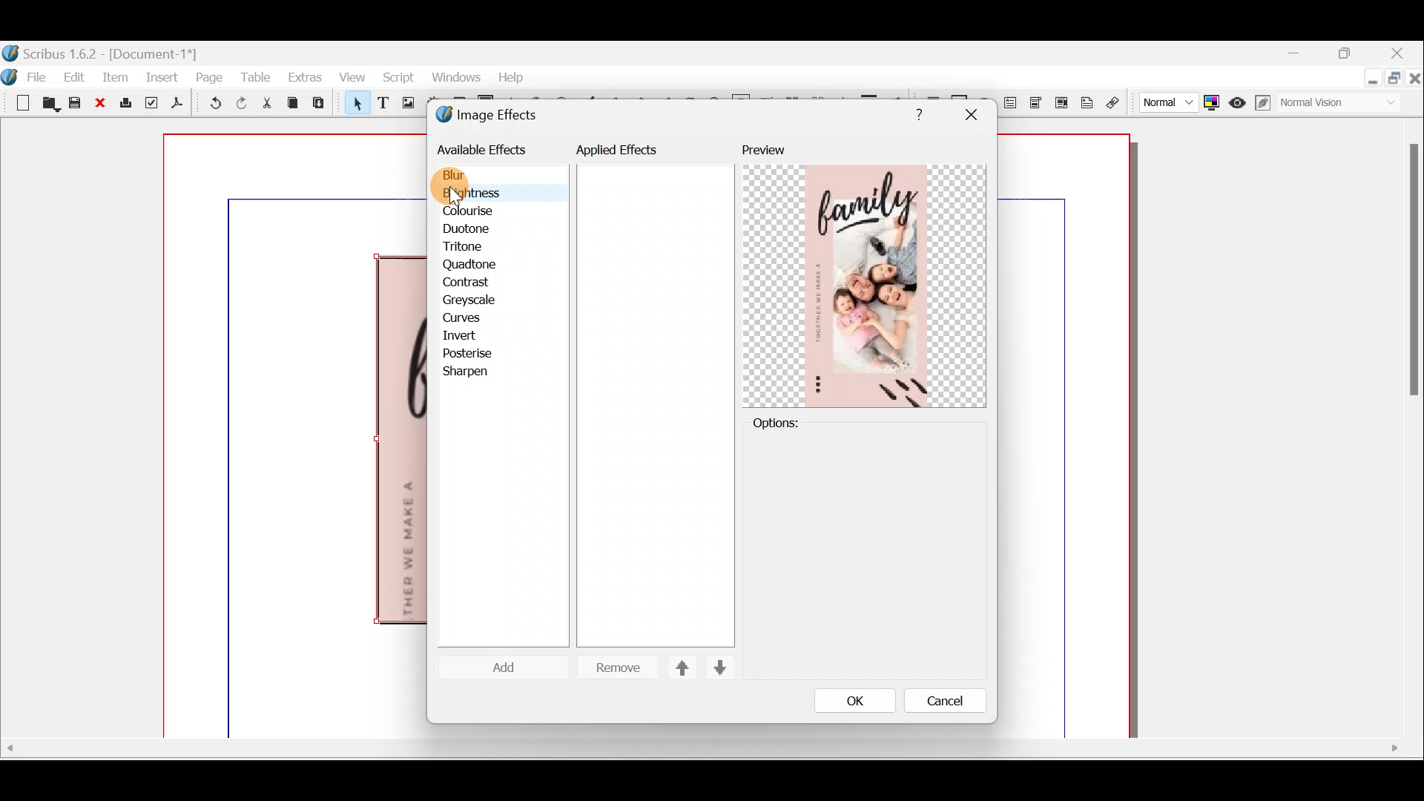 Image resolution: width=1424 pixels, height=801 pixels. What do you see at coordinates (915, 112) in the screenshot?
I see `` at bounding box center [915, 112].